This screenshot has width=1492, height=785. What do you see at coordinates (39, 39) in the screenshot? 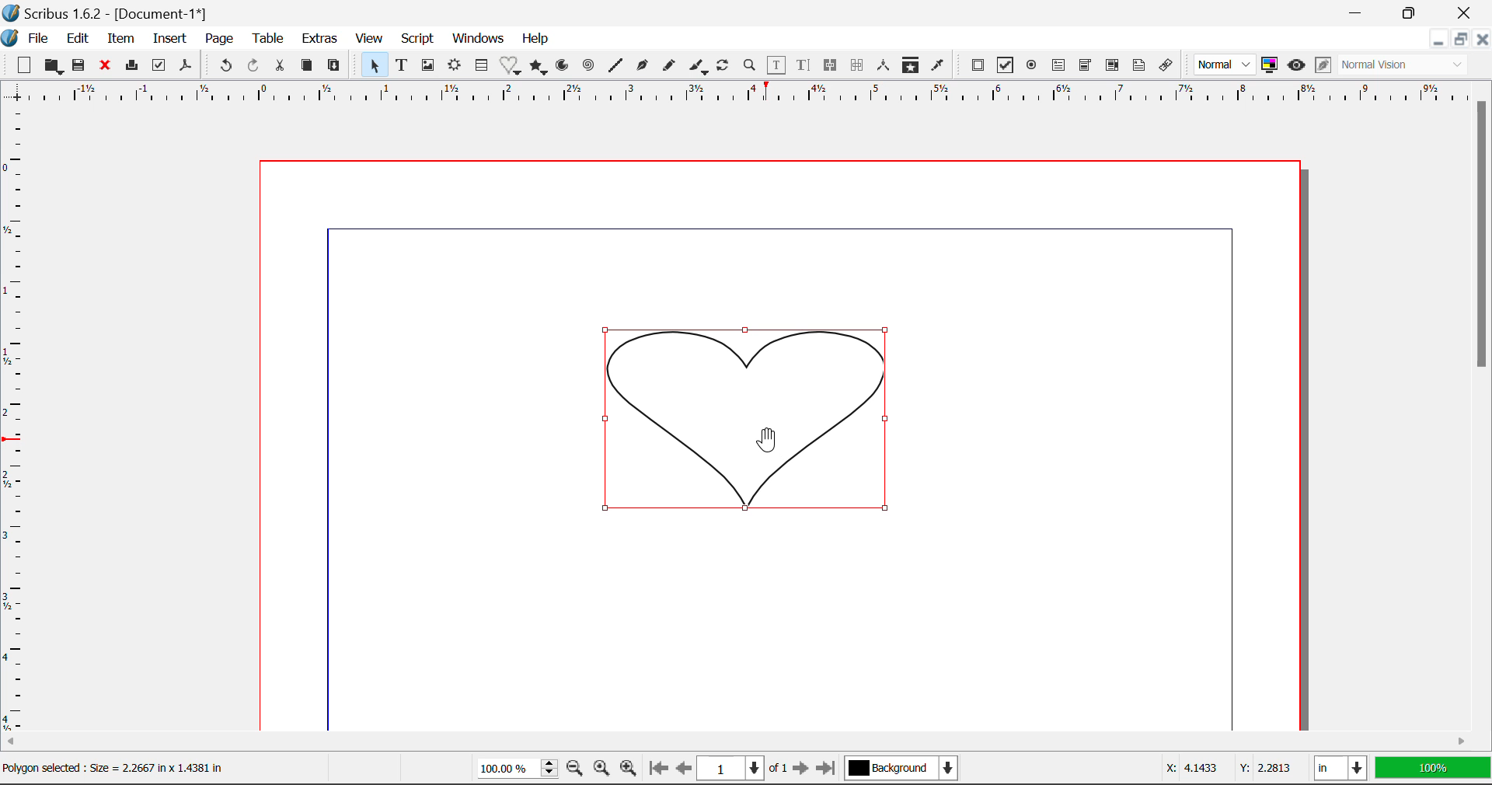
I see `File` at bounding box center [39, 39].